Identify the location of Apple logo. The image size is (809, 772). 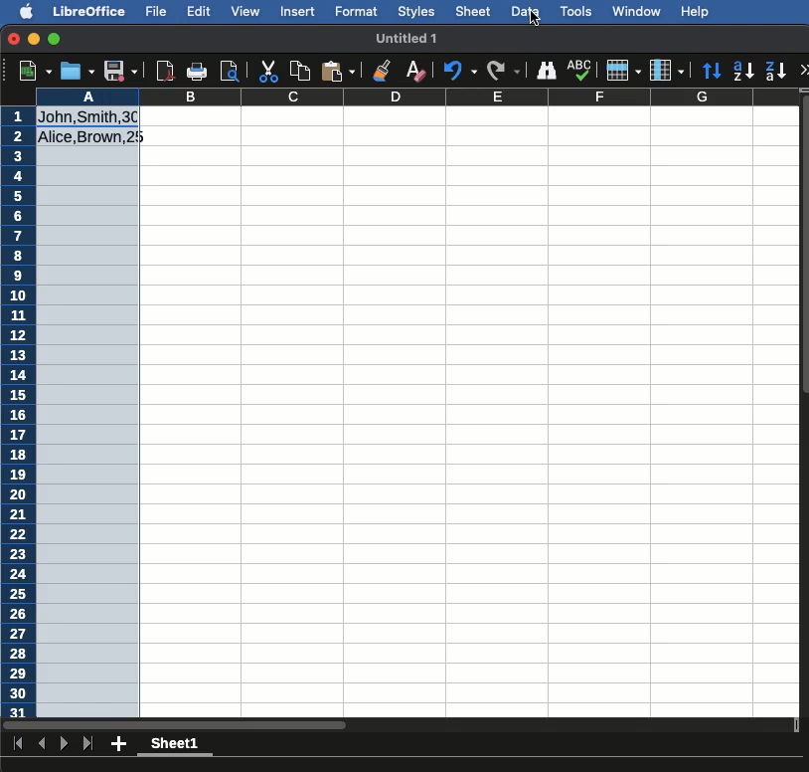
(29, 11).